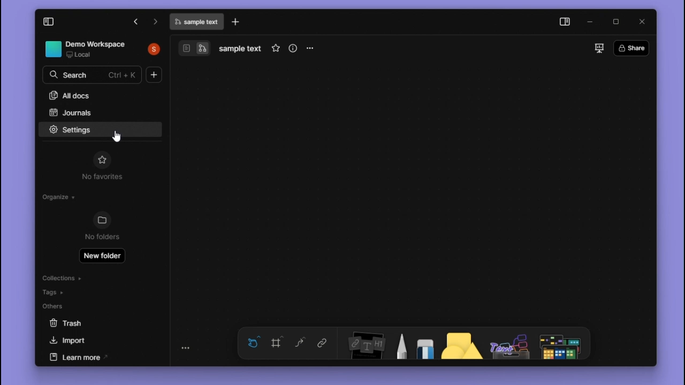  I want to click on favourites, so click(102, 159).